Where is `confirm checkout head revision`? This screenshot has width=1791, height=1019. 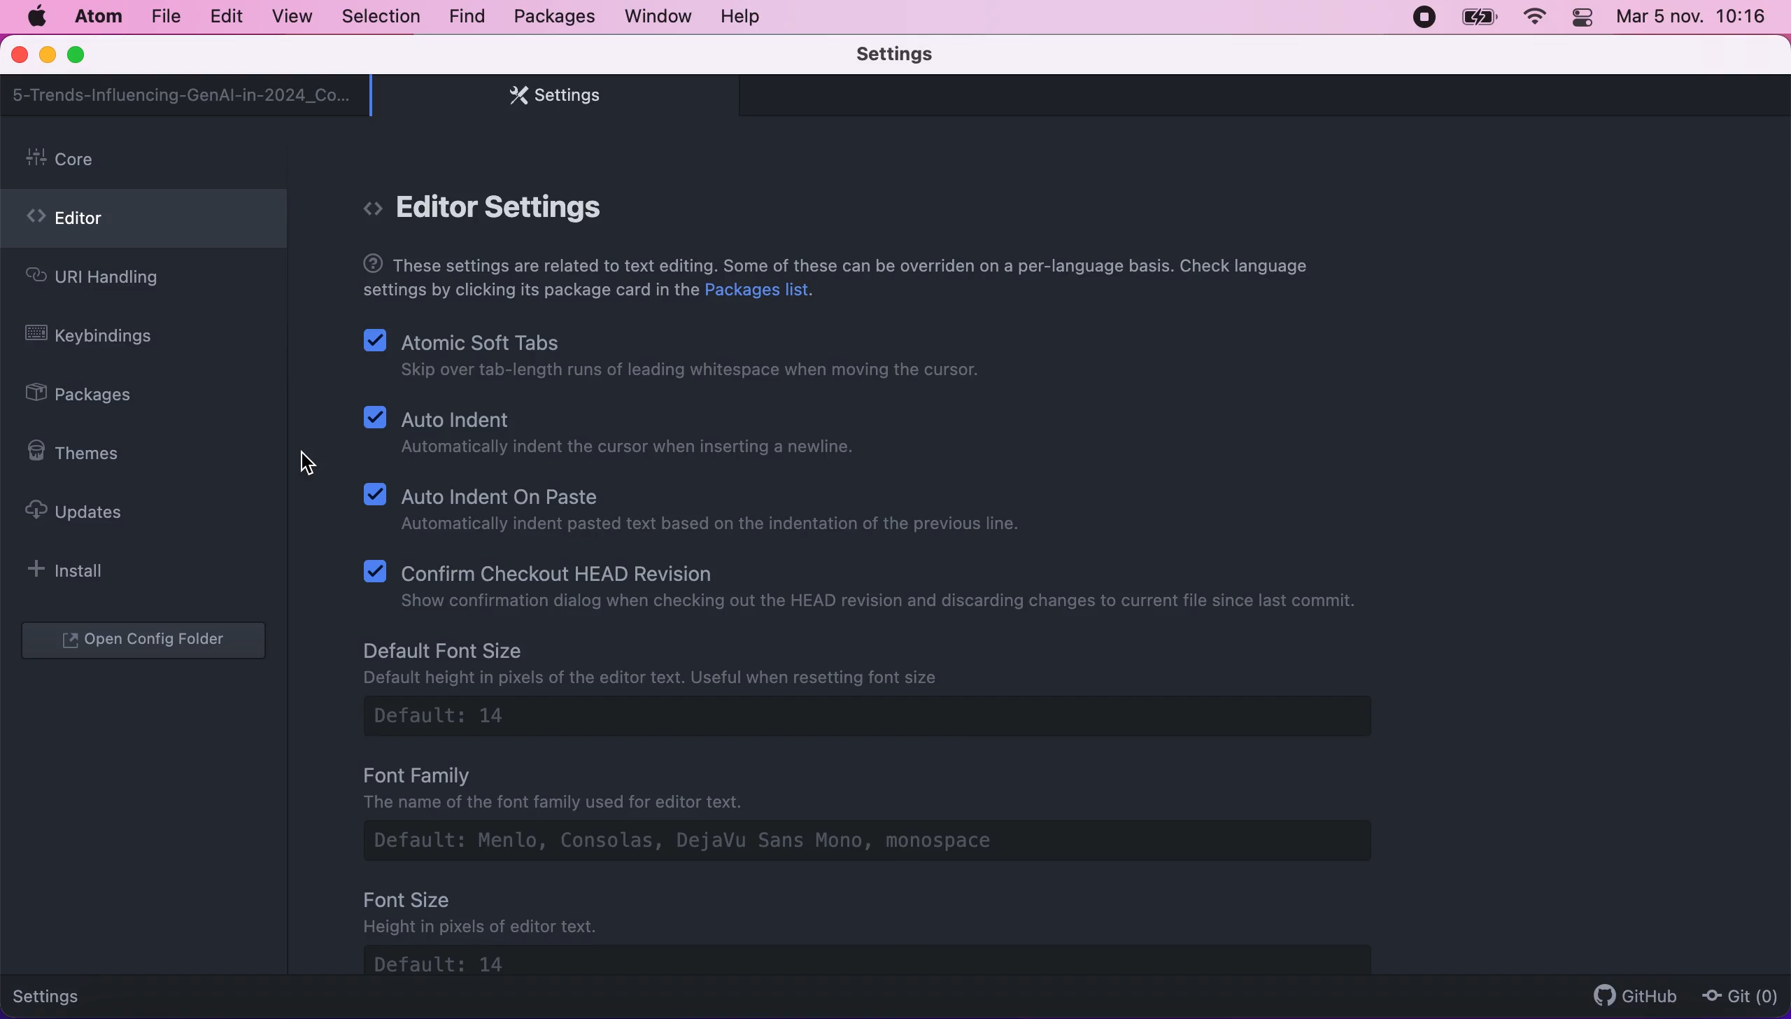
confirm checkout head revision is located at coordinates (870, 583).